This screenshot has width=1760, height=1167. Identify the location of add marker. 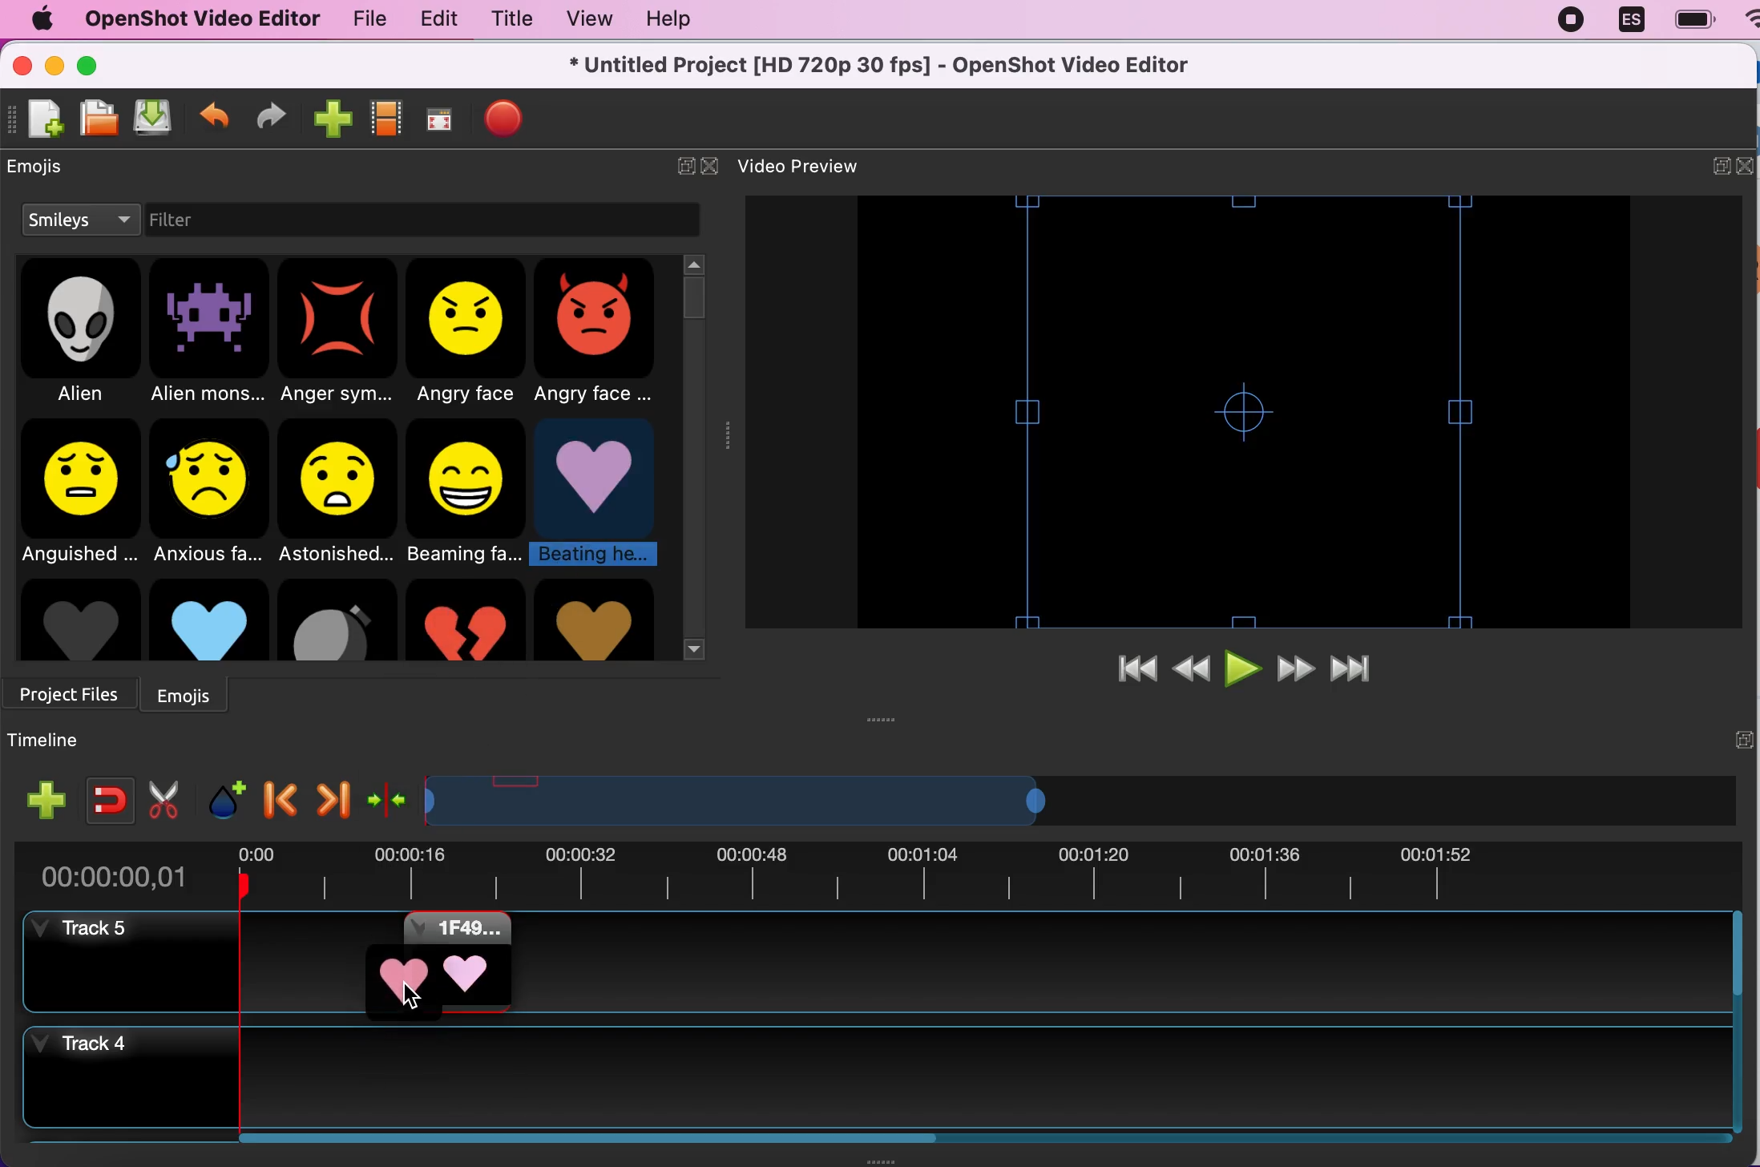
(224, 795).